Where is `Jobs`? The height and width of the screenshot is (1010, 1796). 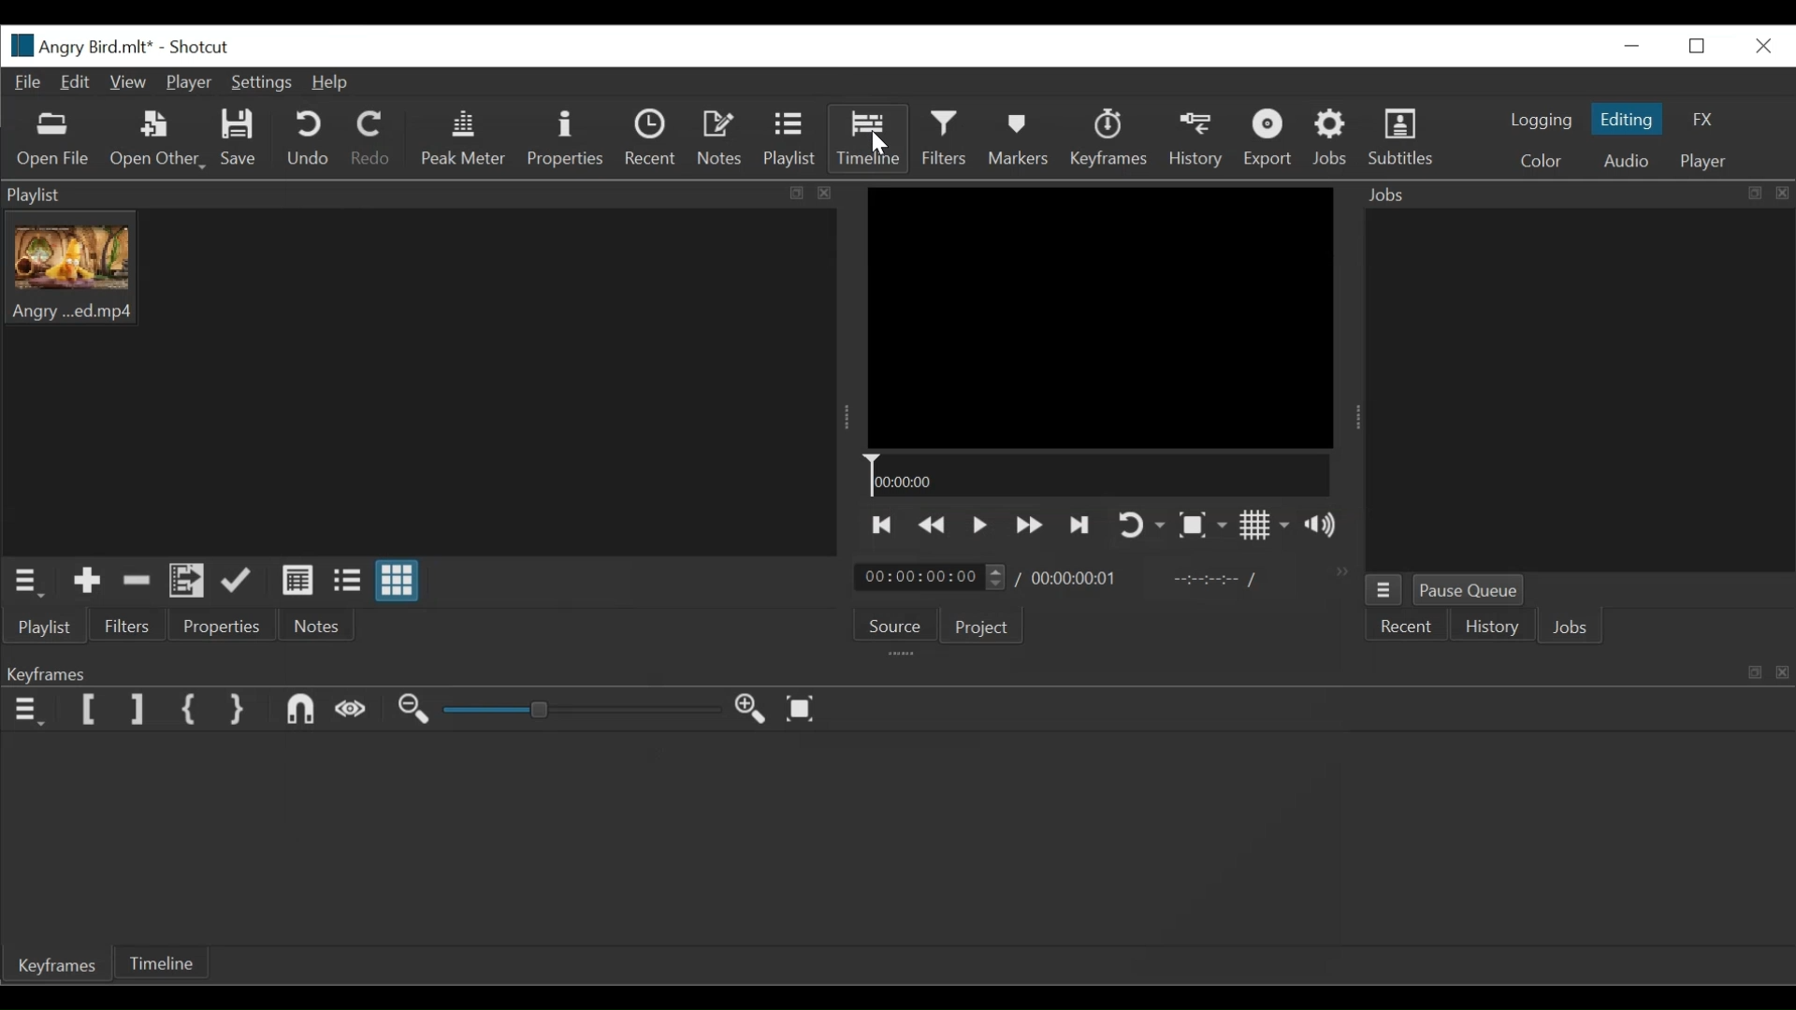 Jobs is located at coordinates (1570, 627).